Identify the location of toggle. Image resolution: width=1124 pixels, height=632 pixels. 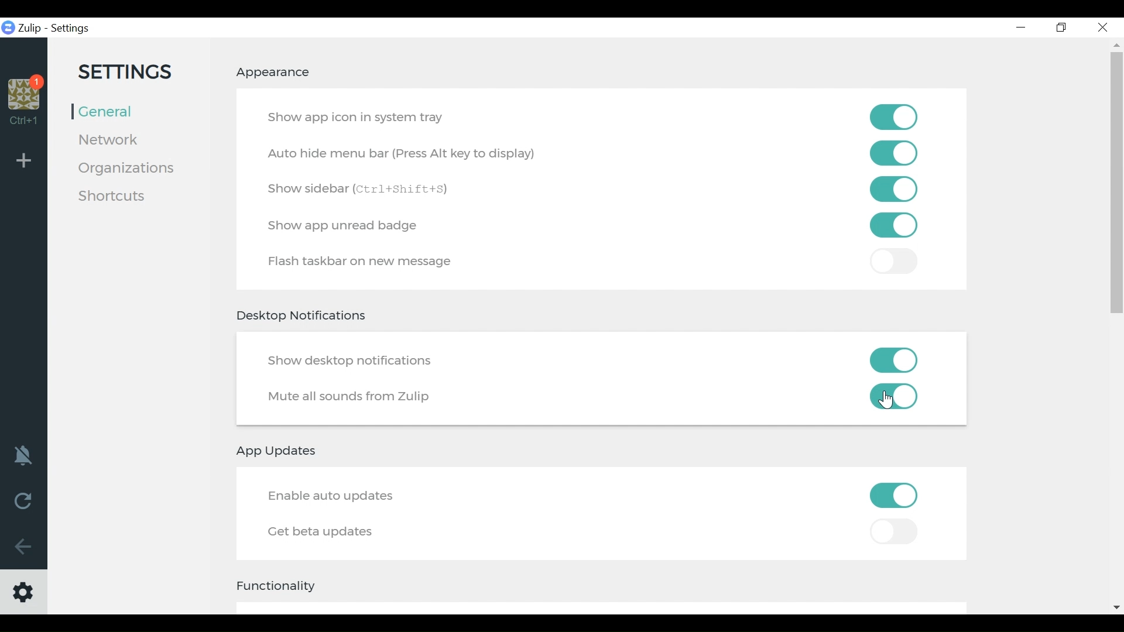
(895, 261).